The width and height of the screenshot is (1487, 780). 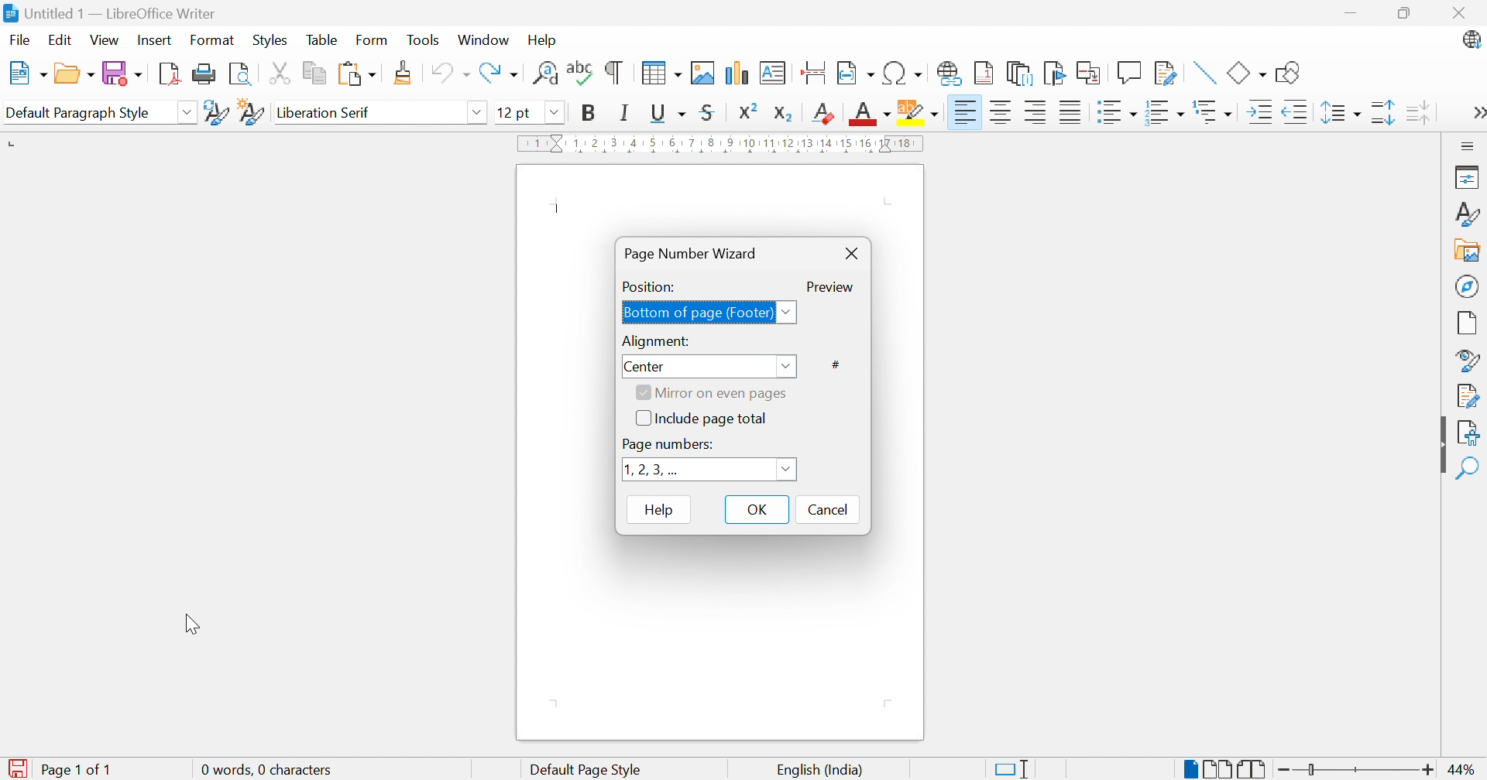 What do you see at coordinates (1035, 112) in the screenshot?
I see `Align right` at bounding box center [1035, 112].